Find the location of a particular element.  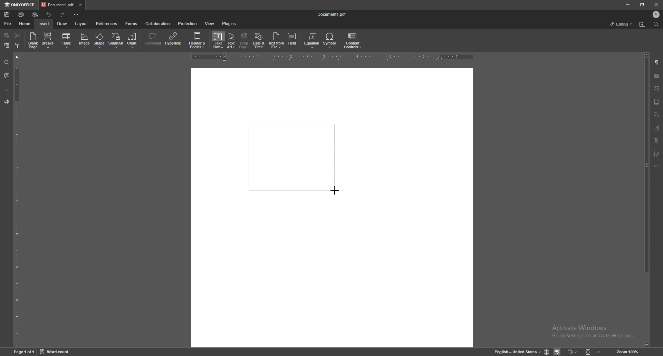

word count is located at coordinates (56, 352).